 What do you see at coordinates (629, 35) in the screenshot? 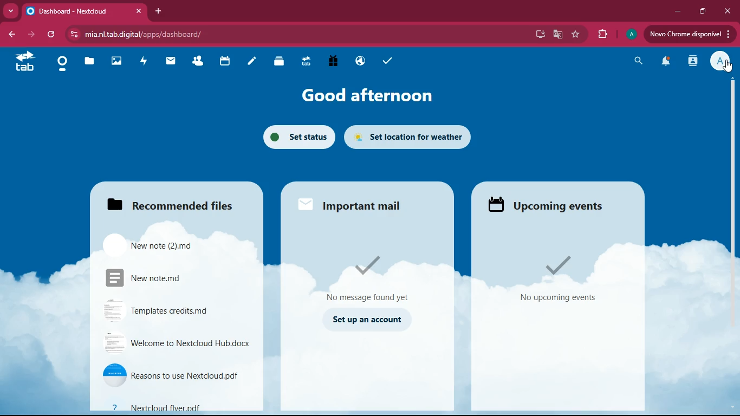
I see `profile` at bounding box center [629, 35].